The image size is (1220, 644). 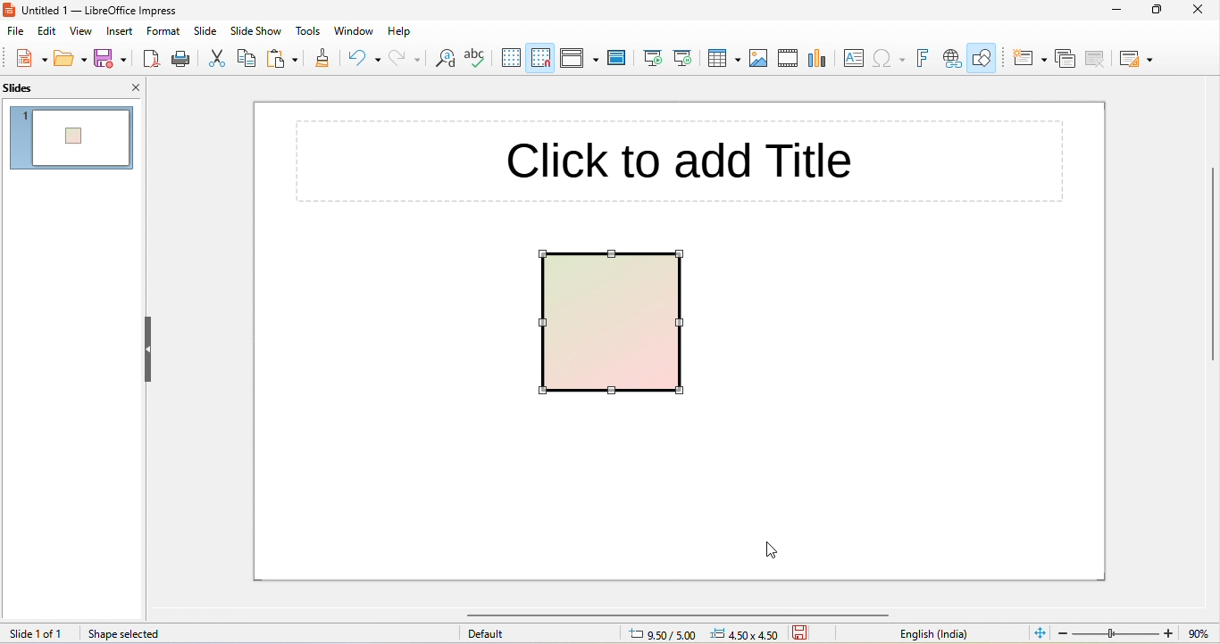 What do you see at coordinates (32, 60) in the screenshot?
I see `new` at bounding box center [32, 60].